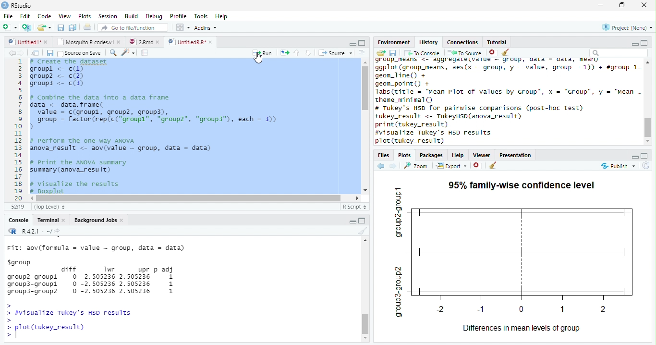  Describe the element at coordinates (635, 158) in the screenshot. I see `Minimize` at that location.